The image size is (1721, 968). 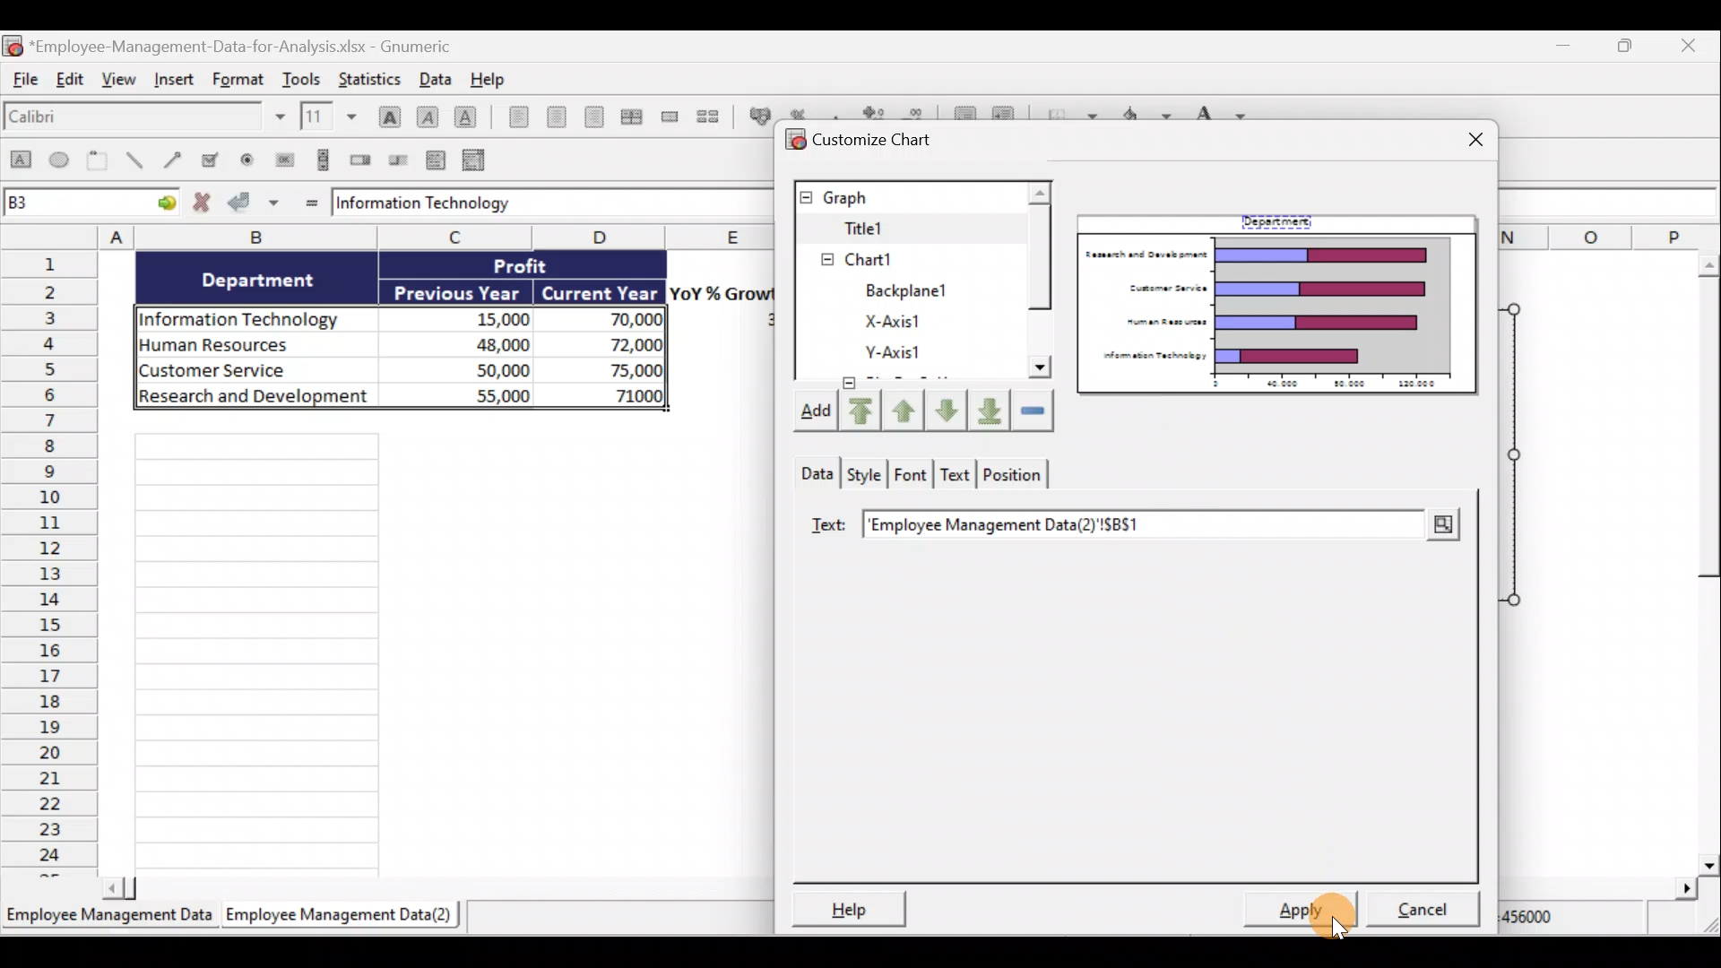 I want to click on Chart1, so click(x=876, y=227).